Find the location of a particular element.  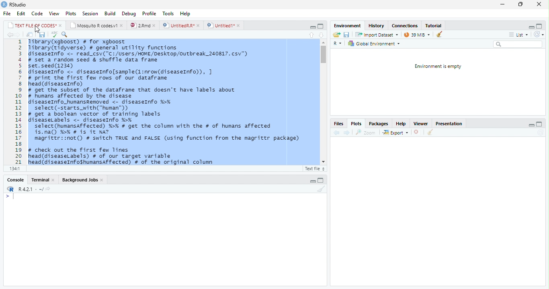

Plots is located at coordinates (356, 124).